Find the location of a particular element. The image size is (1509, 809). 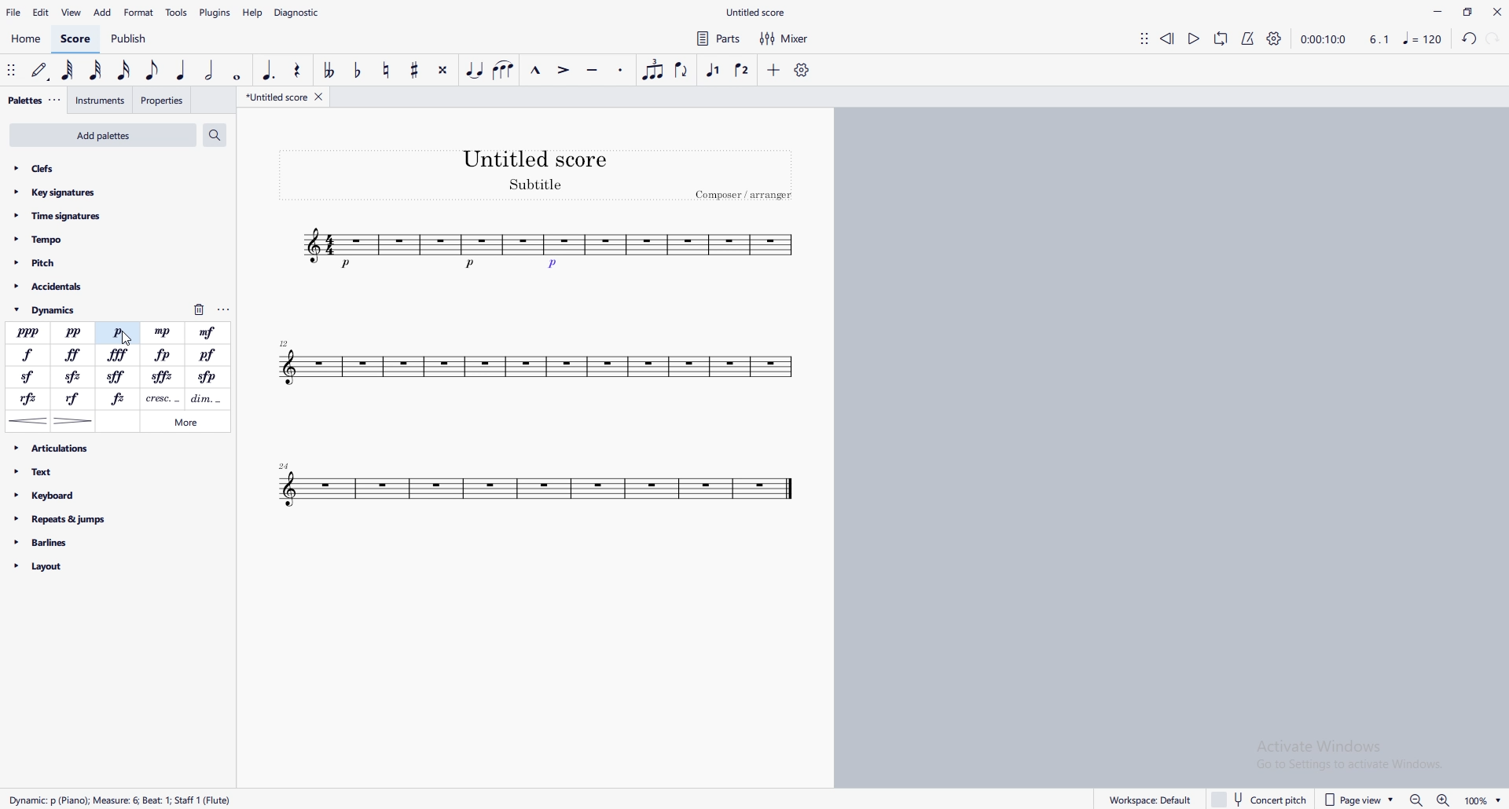

workplace default is located at coordinates (1139, 794).